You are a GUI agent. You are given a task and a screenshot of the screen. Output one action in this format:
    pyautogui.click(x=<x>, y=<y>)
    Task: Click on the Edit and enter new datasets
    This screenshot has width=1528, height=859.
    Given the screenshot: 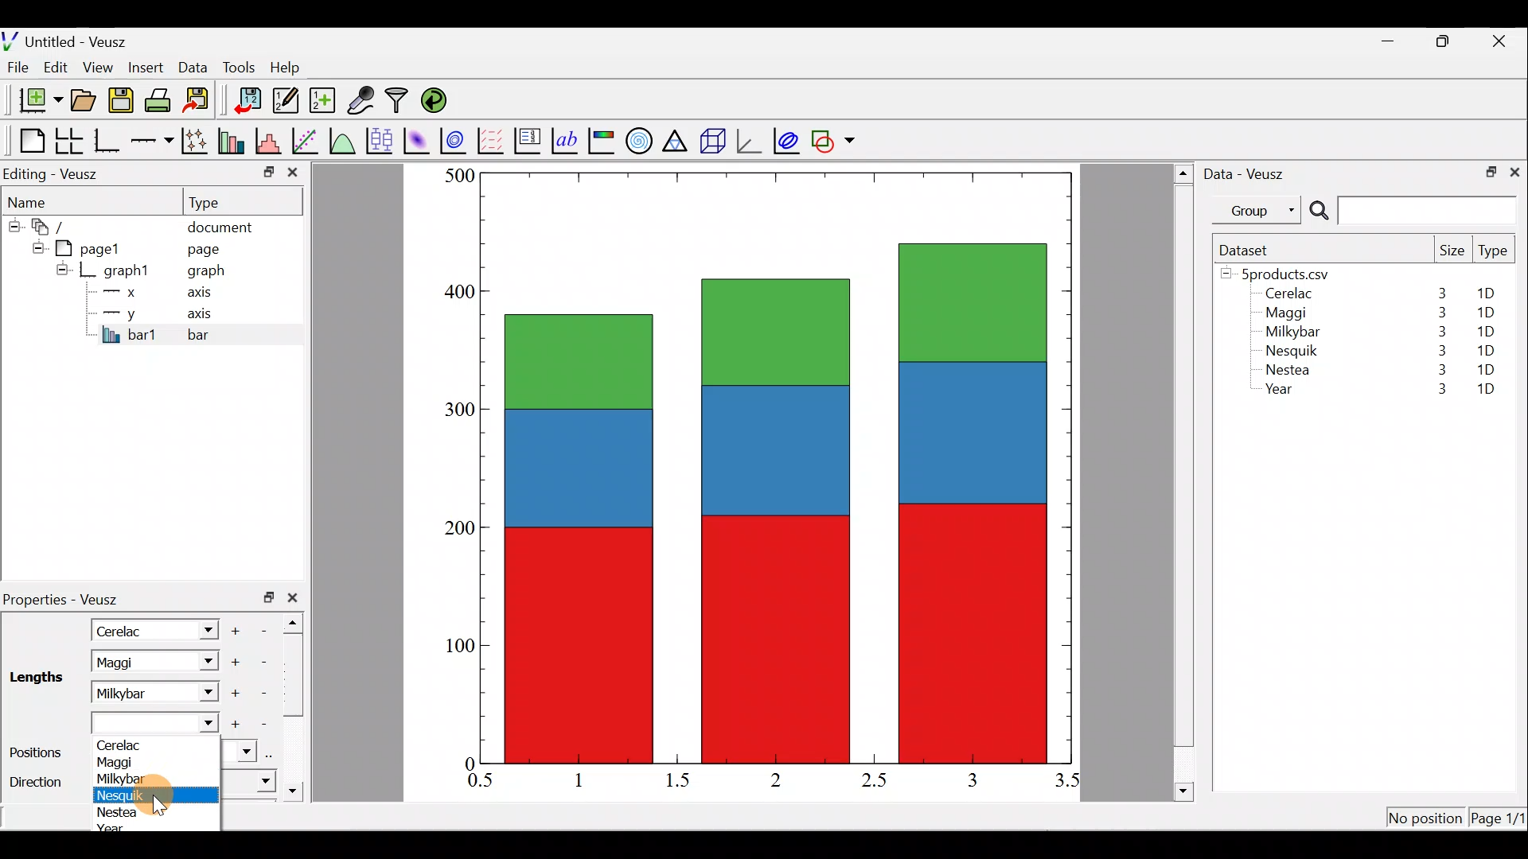 What is the action you would take?
    pyautogui.click(x=286, y=101)
    